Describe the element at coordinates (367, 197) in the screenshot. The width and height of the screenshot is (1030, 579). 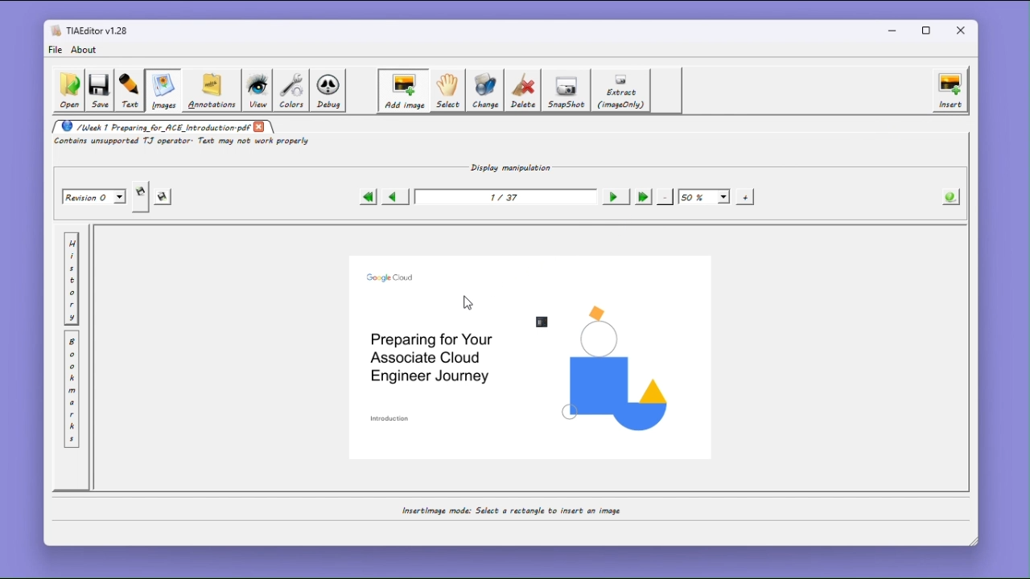
I see `First page` at that location.